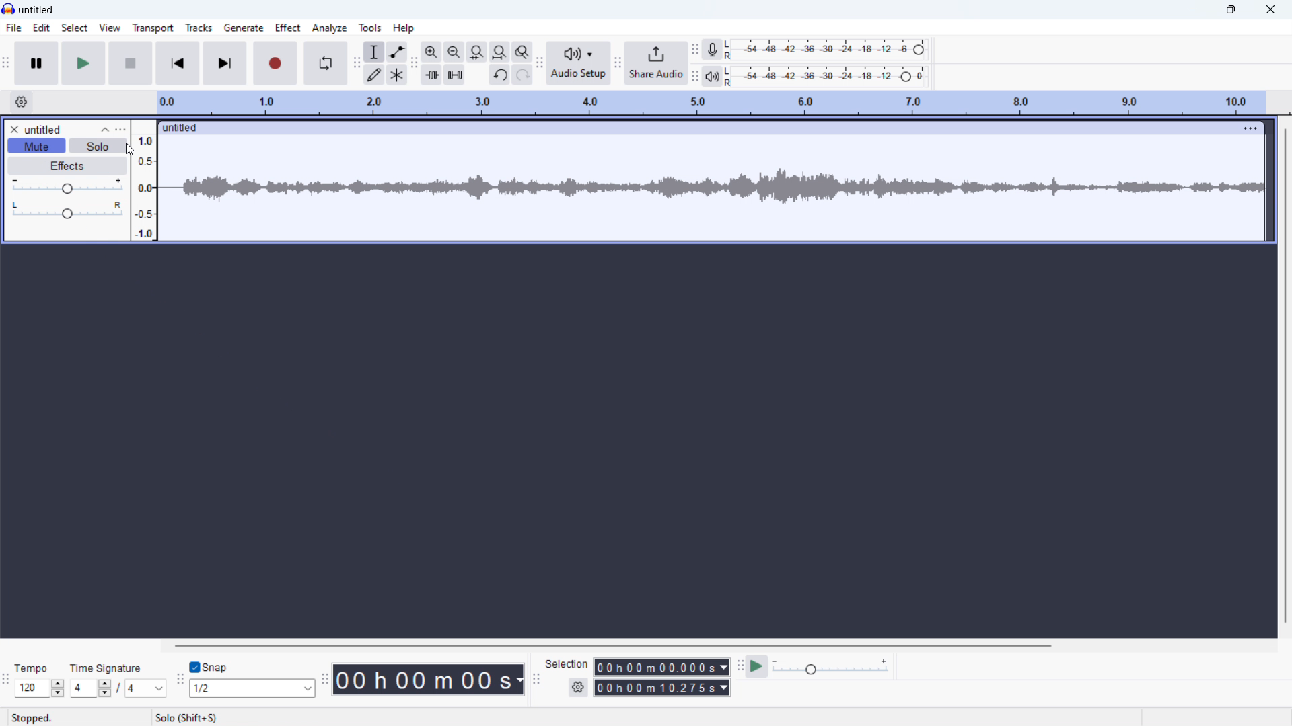 Image resolution: width=1292 pixels, height=726 pixels. Describe the element at coordinates (111, 28) in the screenshot. I see `view` at that location.